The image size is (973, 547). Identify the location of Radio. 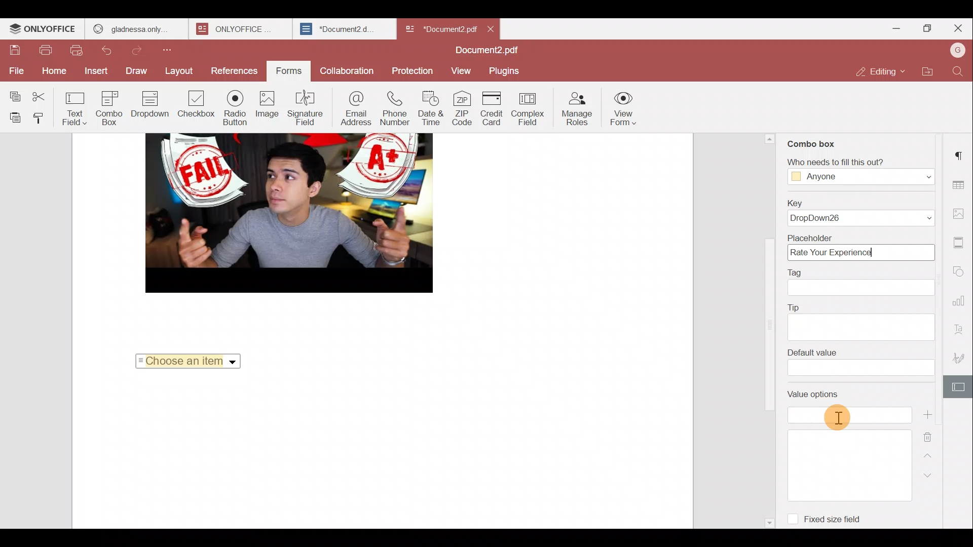
(235, 108).